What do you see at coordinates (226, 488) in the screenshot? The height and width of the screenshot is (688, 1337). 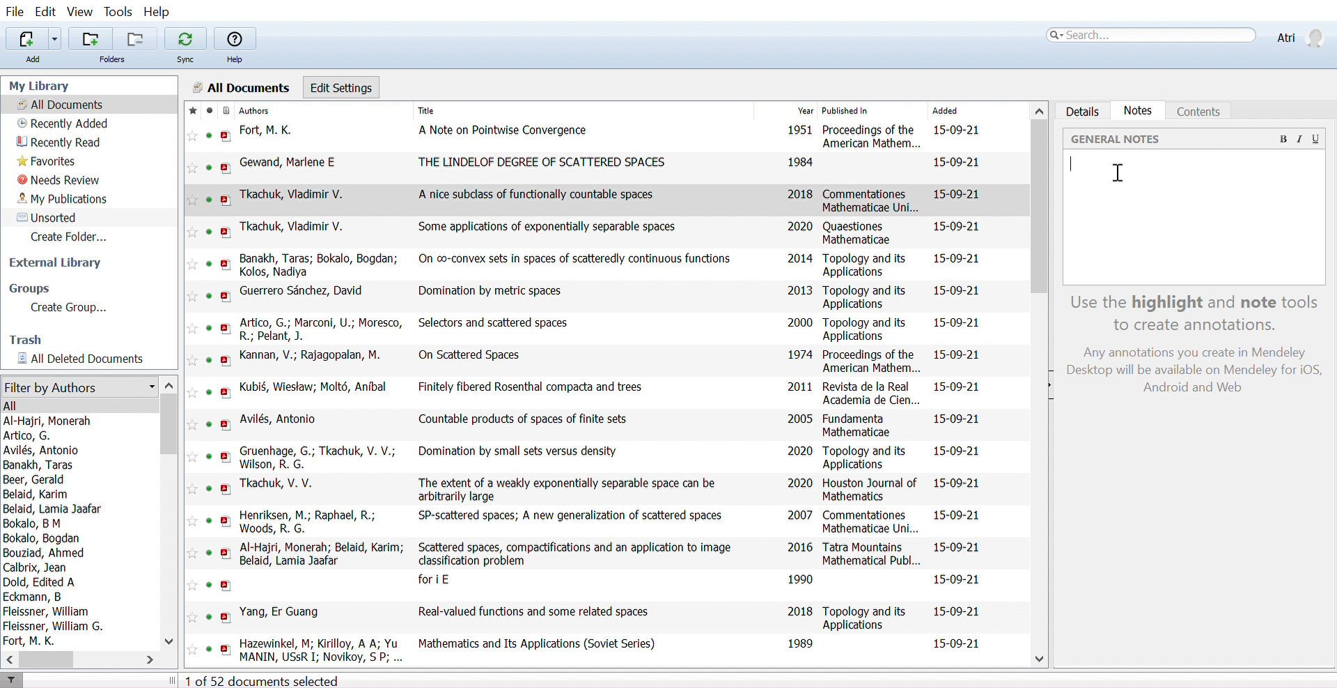 I see `open PDF` at bounding box center [226, 488].